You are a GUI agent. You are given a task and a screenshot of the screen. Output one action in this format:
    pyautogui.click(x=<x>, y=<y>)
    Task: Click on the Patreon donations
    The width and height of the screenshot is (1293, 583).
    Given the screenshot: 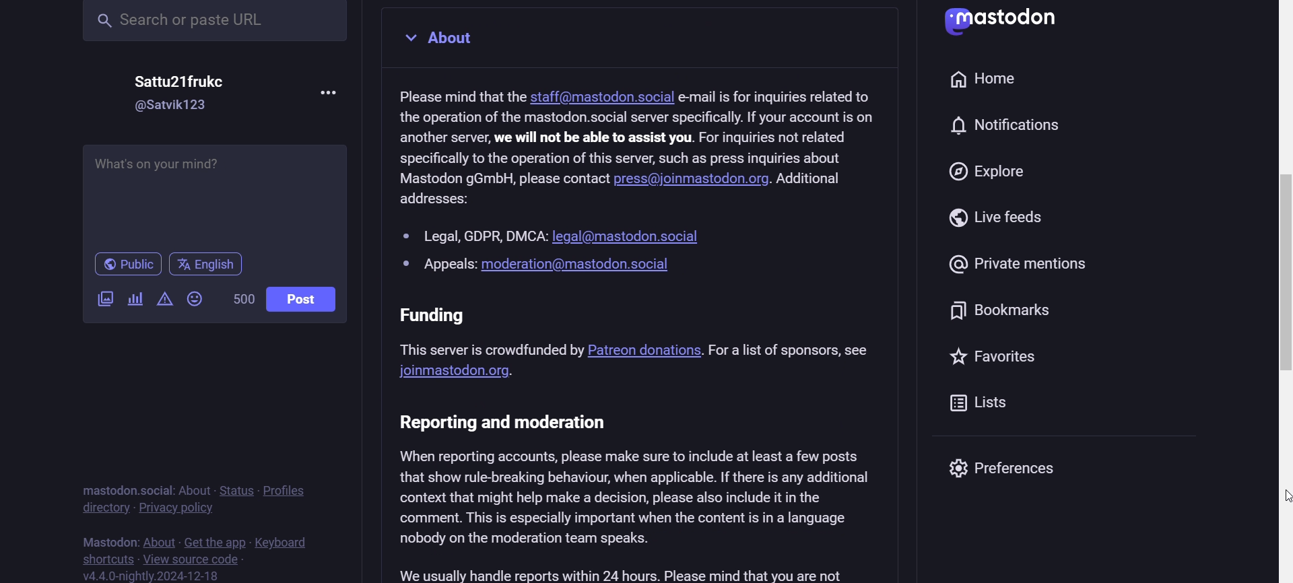 What is the action you would take?
    pyautogui.click(x=644, y=347)
    